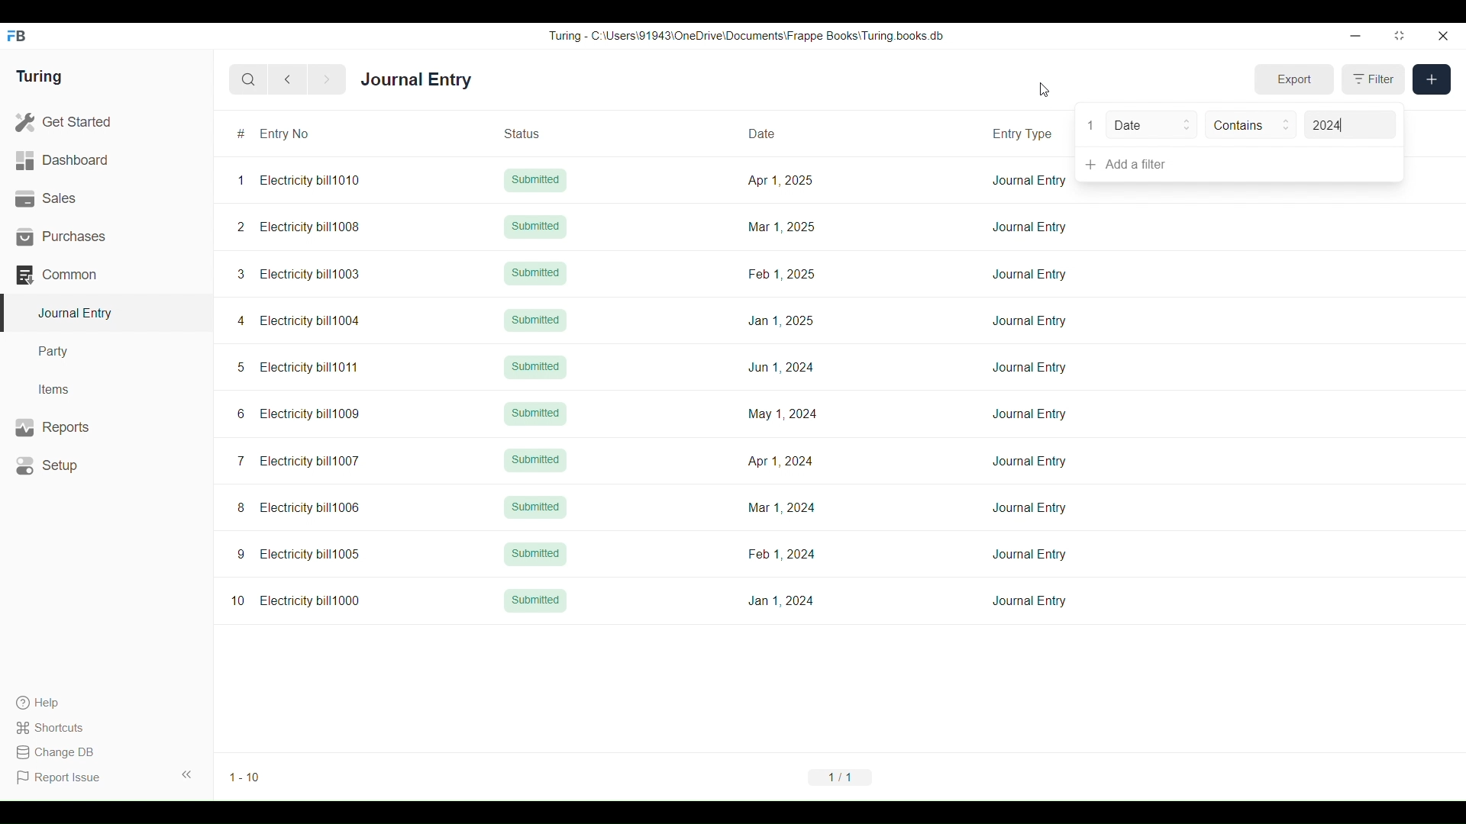 This screenshot has width=1466, height=824. What do you see at coordinates (782, 413) in the screenshot?
I see `May 1, 2024` at bounding box center [782, 413].